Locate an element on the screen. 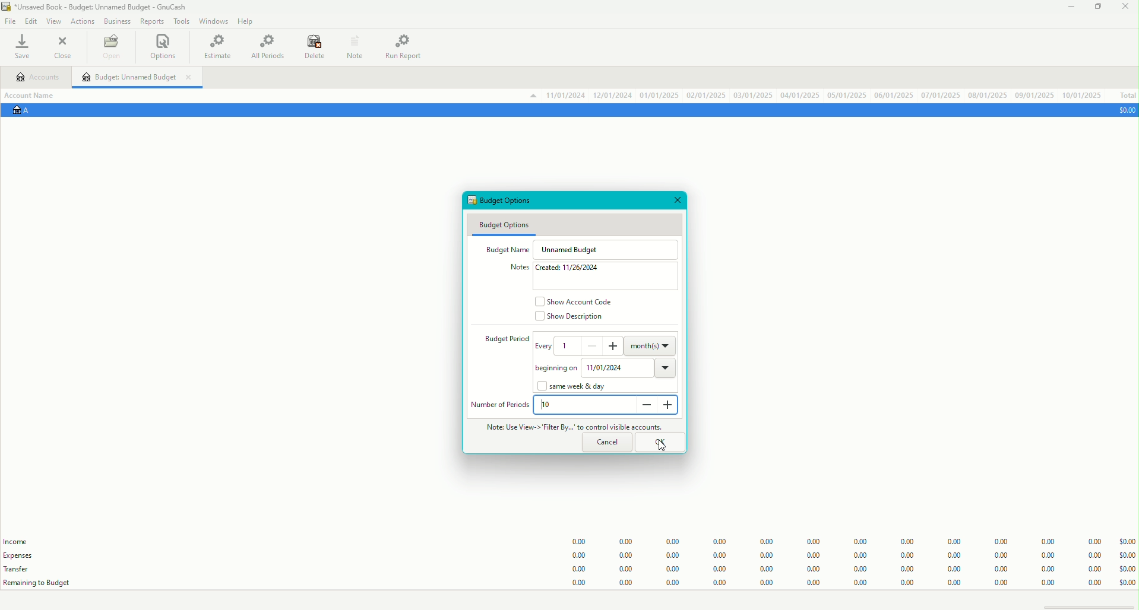 The width and height of the screenshot is (1139, 610). Run Report is located at coordinates (408, 46).